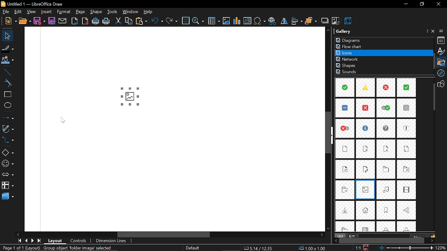 This screenshot has height=251, width=447. Describe the element at coordinates (312, 248) in the screenshot. I see `0.00x0.00` at that location.